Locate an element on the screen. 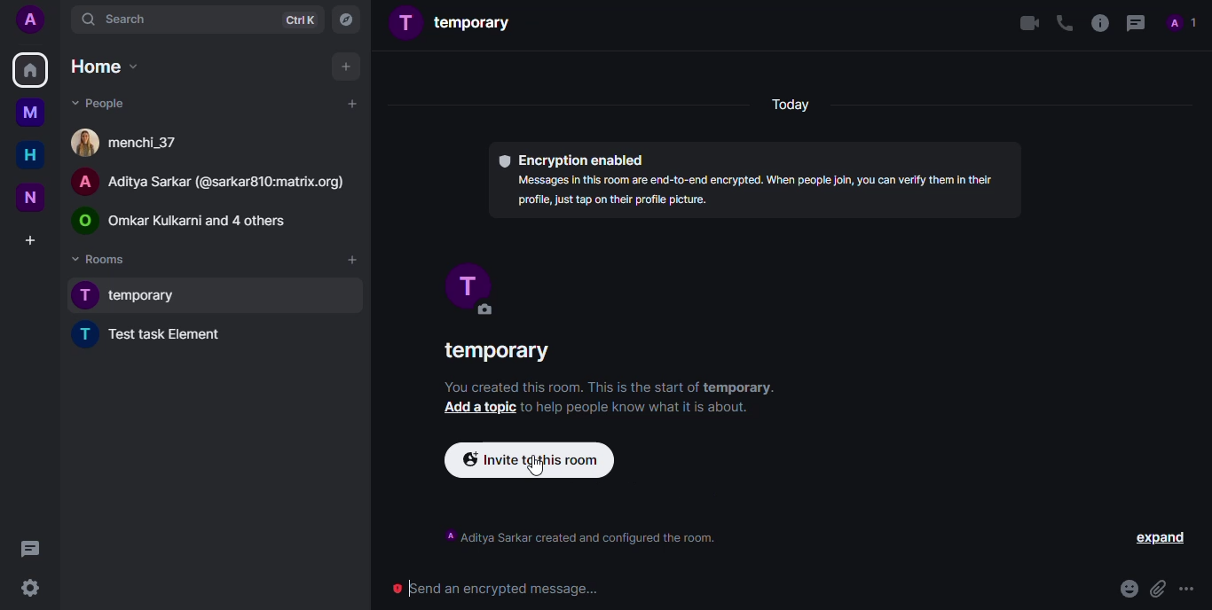 This screenshot has width=1212, height=610. add is located at coordinates (351, 260).